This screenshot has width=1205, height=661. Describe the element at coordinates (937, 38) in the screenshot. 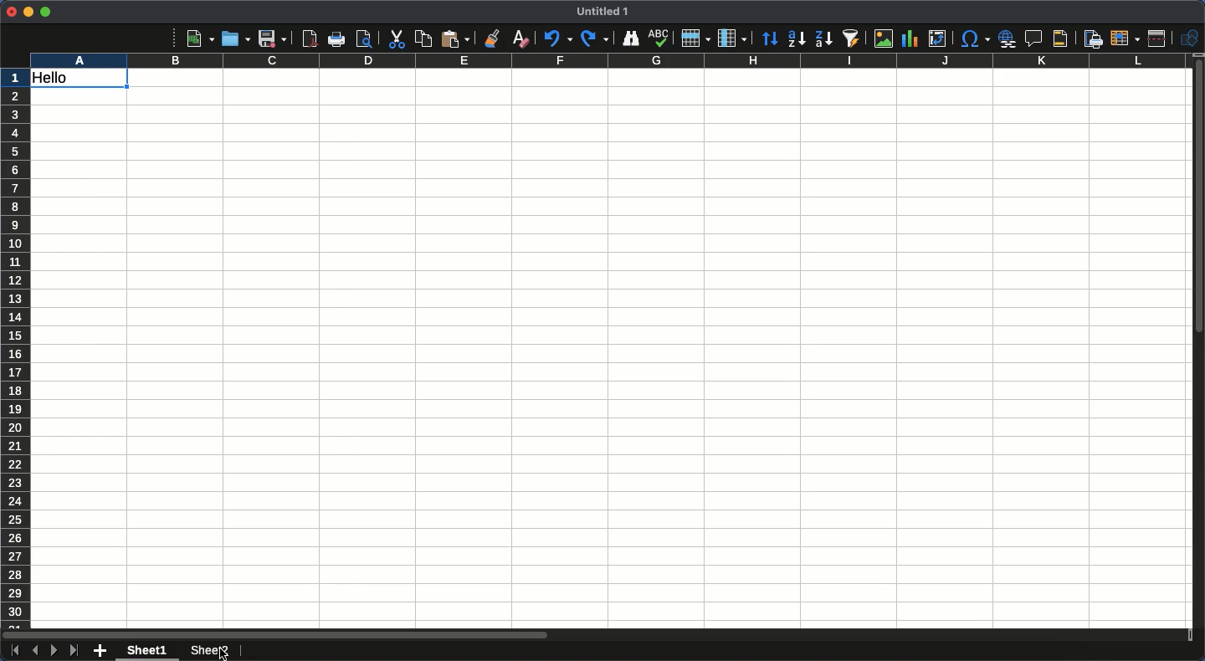

I see `Pivot table` at that location.